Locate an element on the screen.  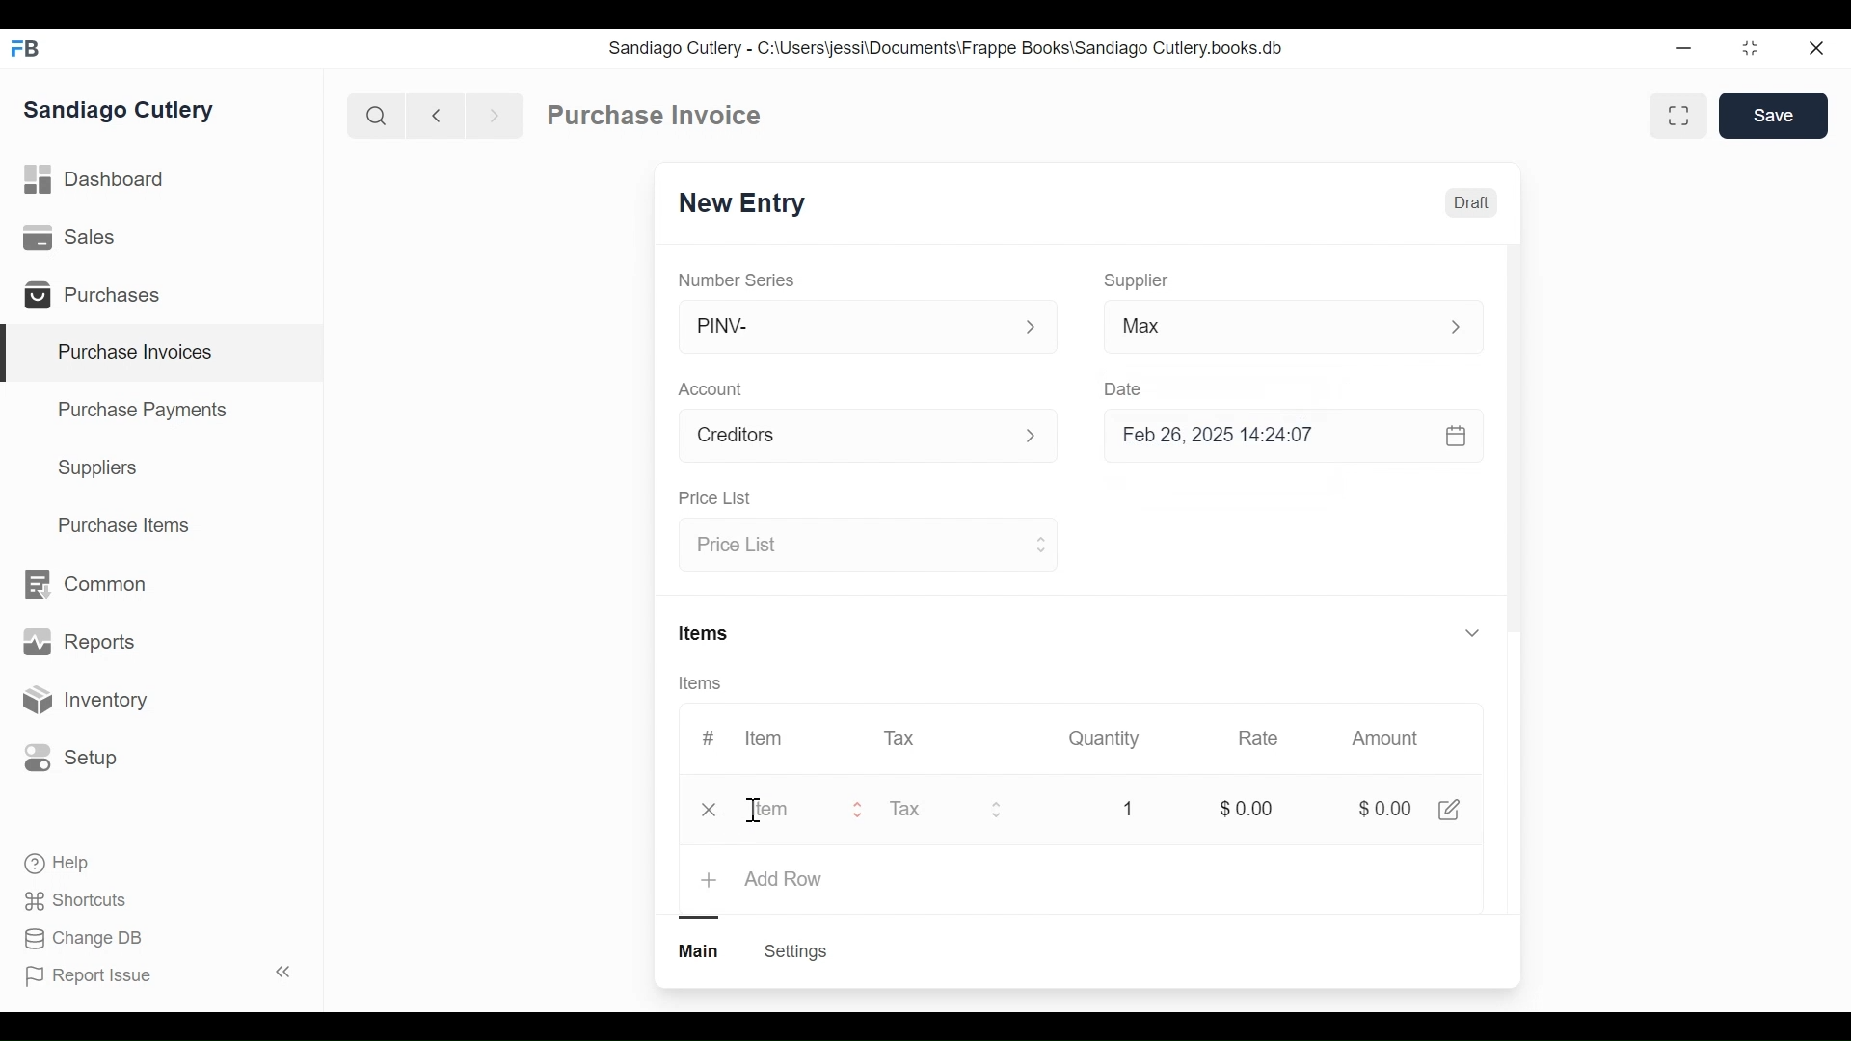
Help is located at coordinates (59, 864).